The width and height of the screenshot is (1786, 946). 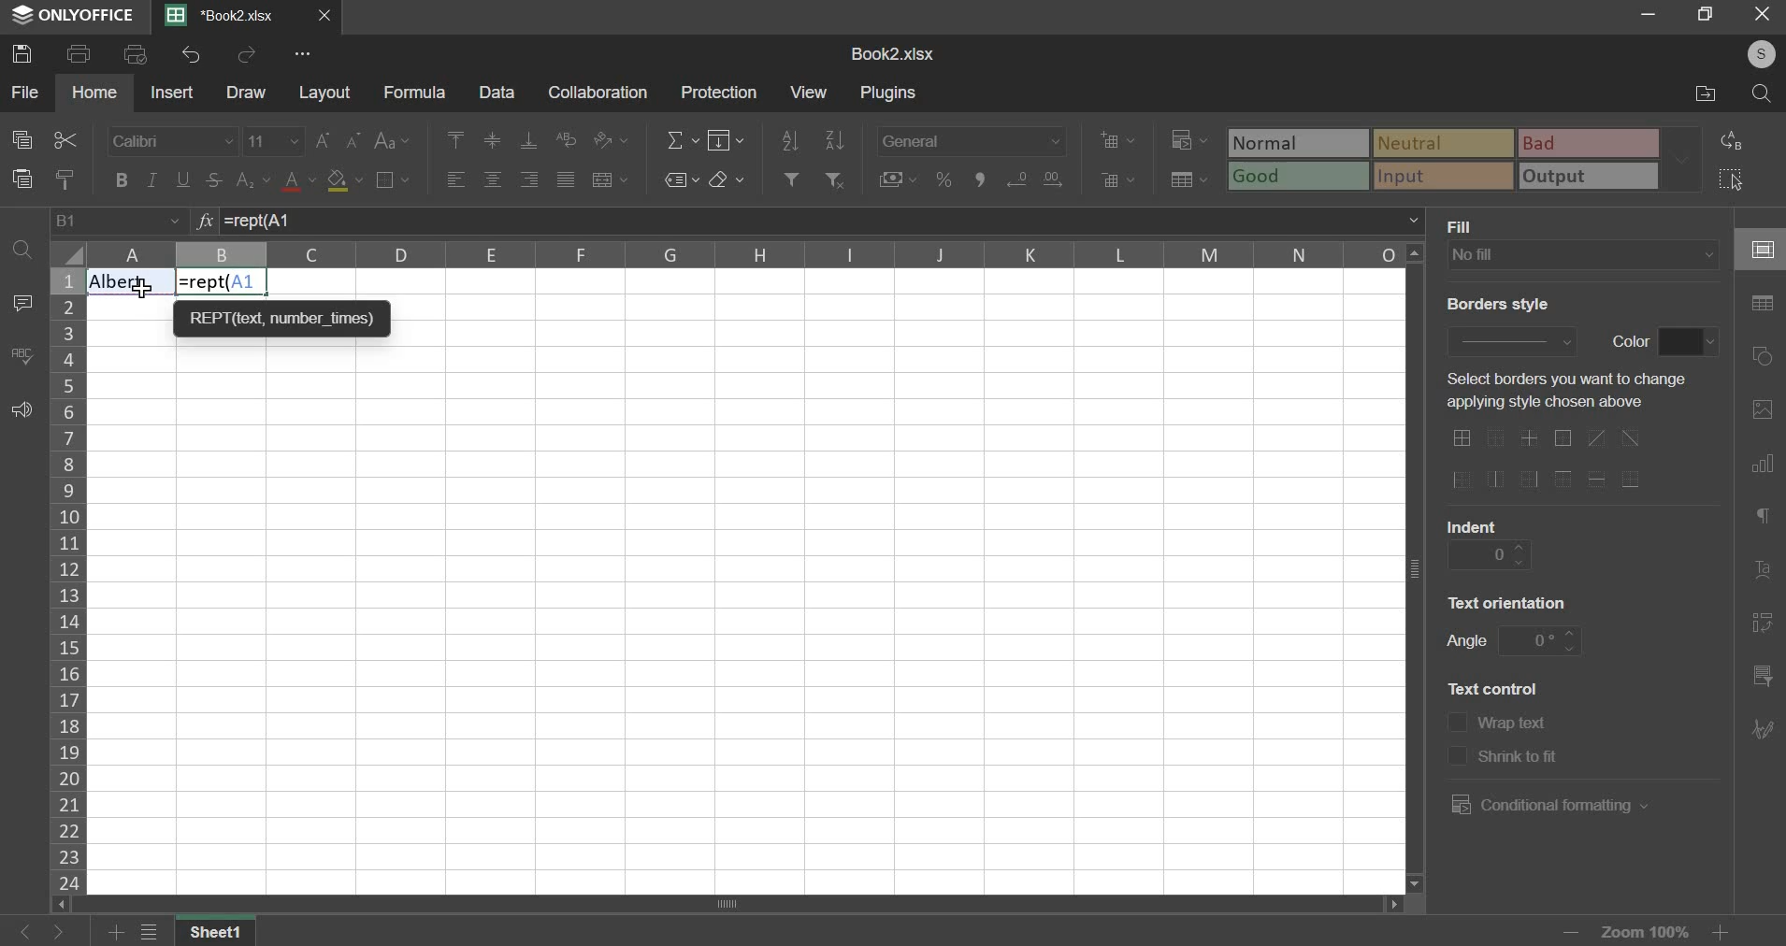 What do you see at coordinates (171, 92) in the screenshot?
I see `insert` at bounding box center [171, 92].